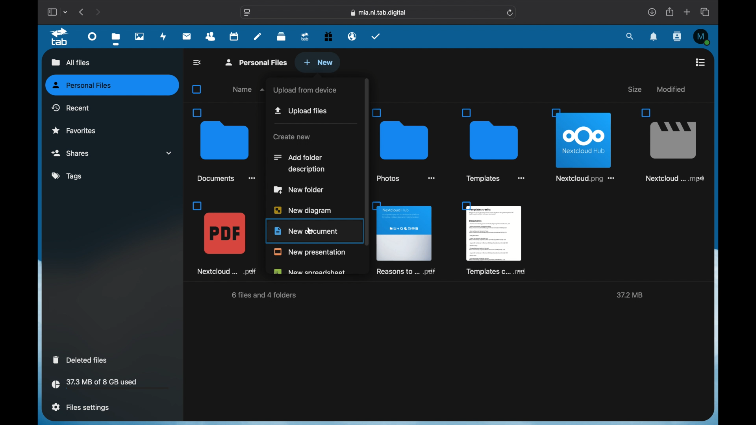 Image resolution: width=756 pixels, height=425 pixels. I want to click on photos, so click(140, 36).